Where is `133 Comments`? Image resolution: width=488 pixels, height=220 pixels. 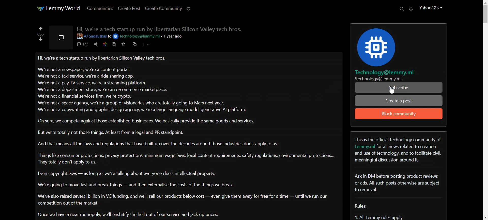
133 Comments is located at coordinates (83, 44).